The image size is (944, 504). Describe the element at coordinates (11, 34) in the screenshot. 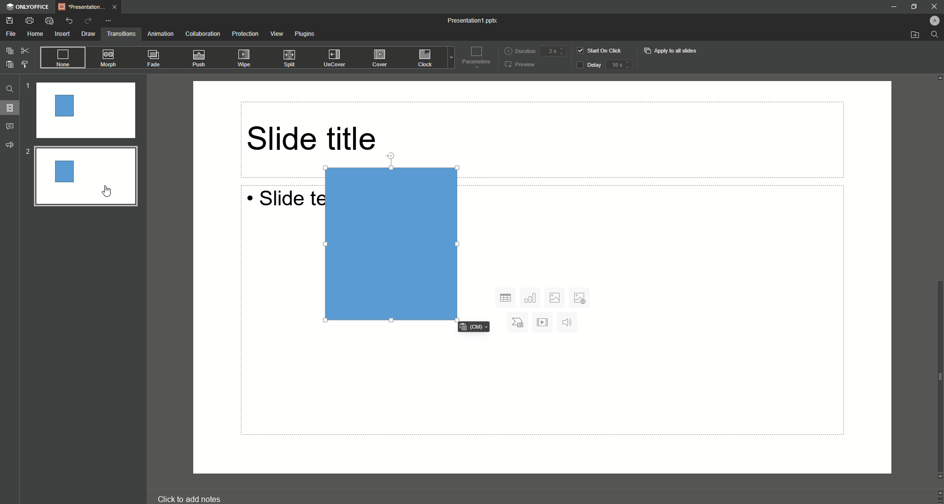

I see `File` at that location.